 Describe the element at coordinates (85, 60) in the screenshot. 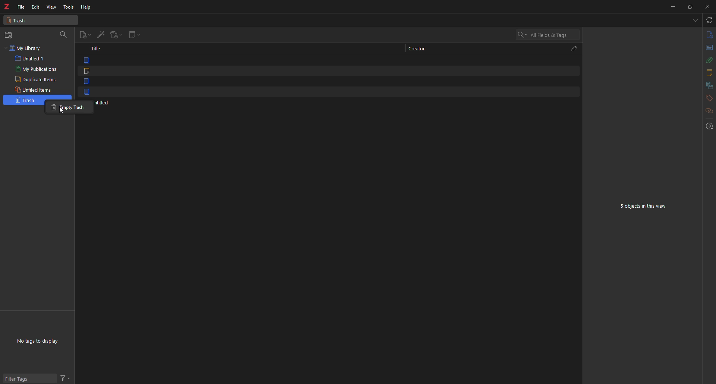

I see `item` at that location.